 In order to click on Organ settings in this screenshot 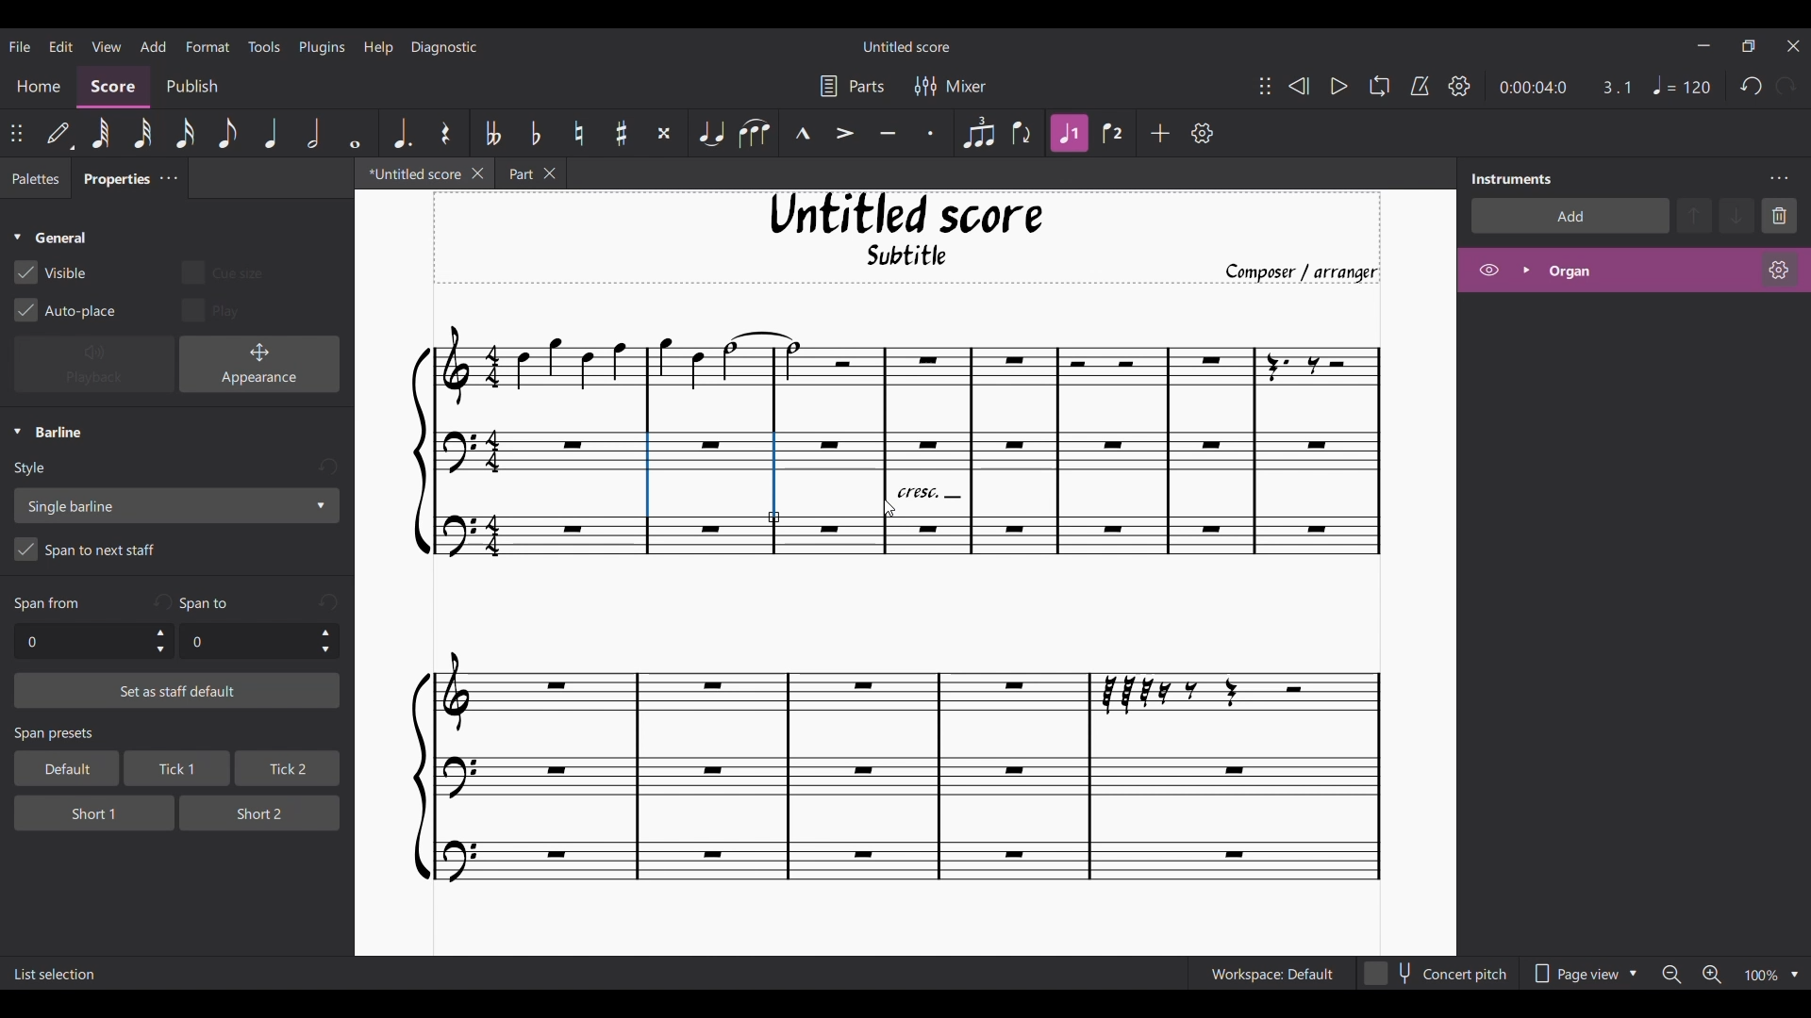, I will do `click(1779, 270)`.